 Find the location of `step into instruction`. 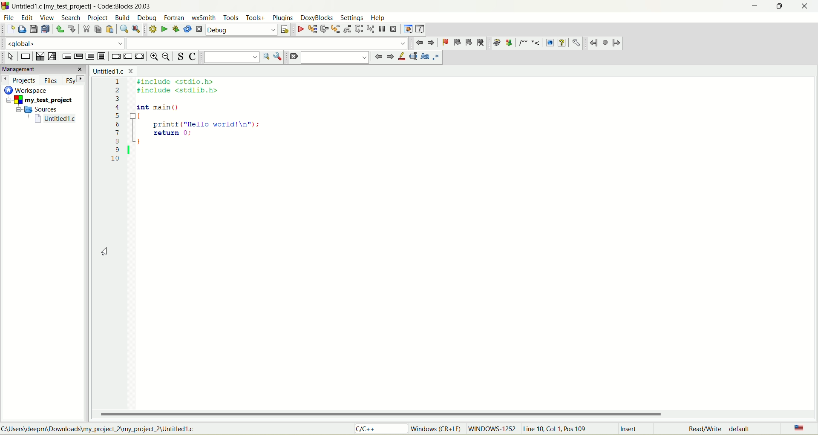

step into instruction is located at coordinates (371, 29).